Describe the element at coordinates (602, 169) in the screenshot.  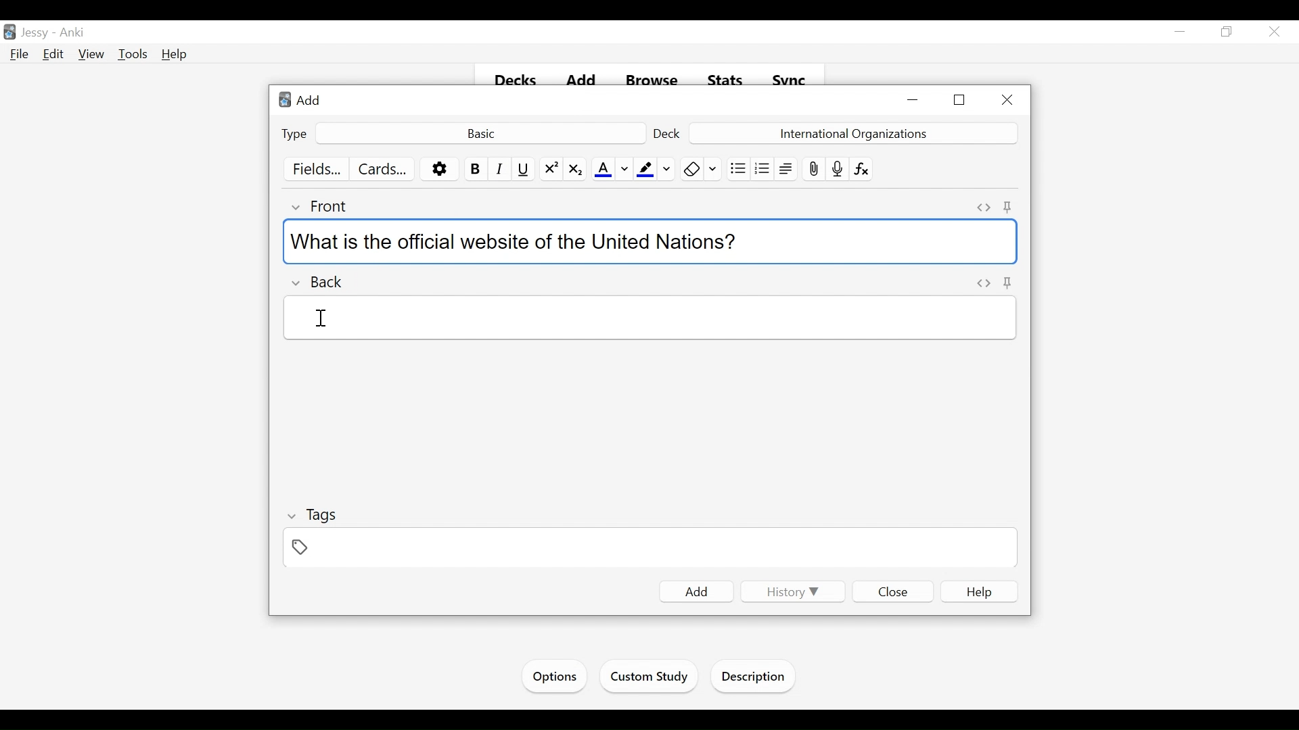
I see `Text Color` at that location.